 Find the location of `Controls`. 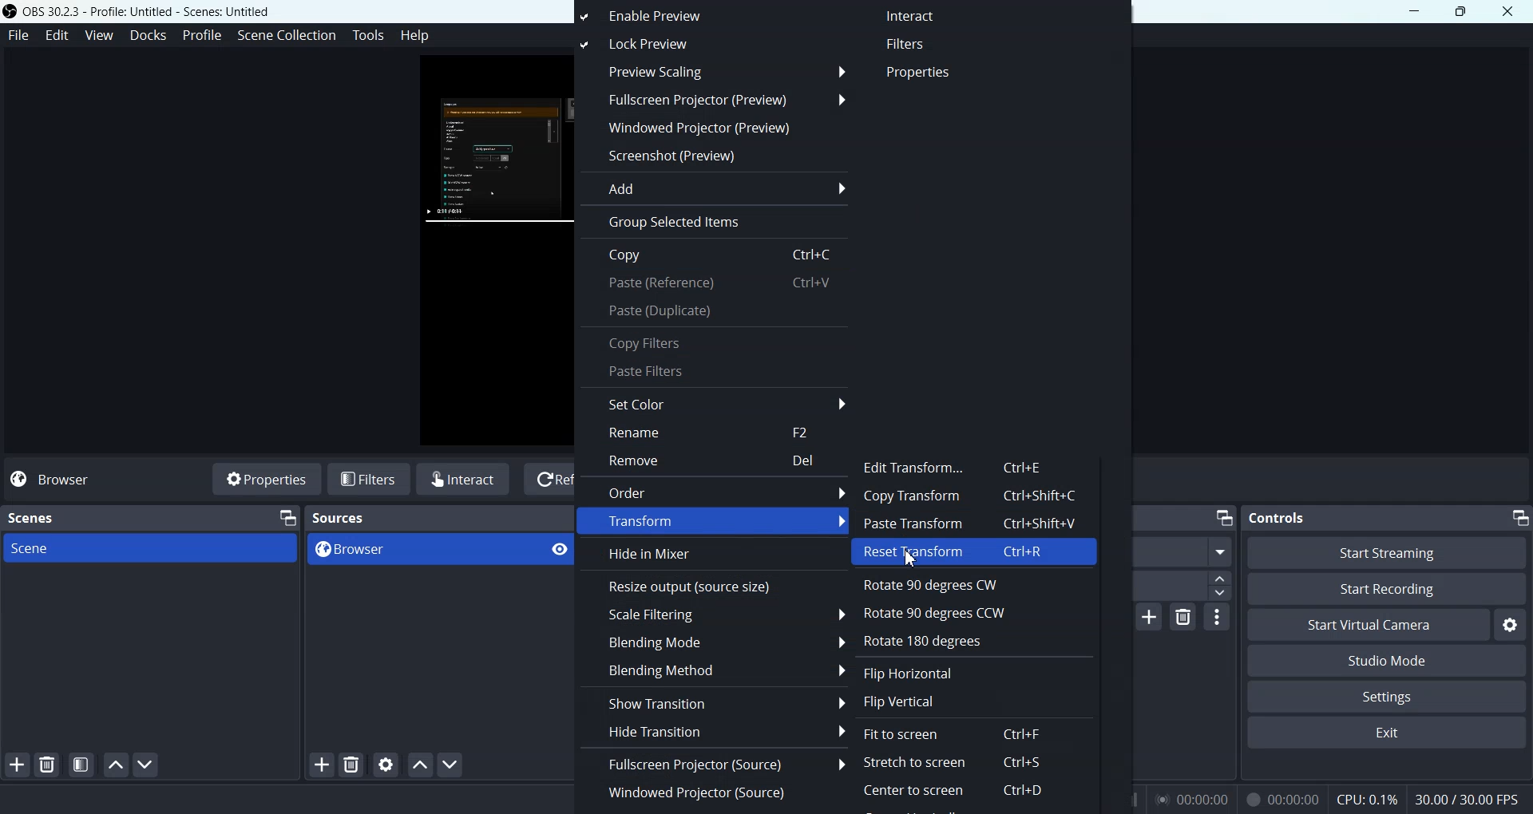

Controls is located at coordinates (1276, 517).